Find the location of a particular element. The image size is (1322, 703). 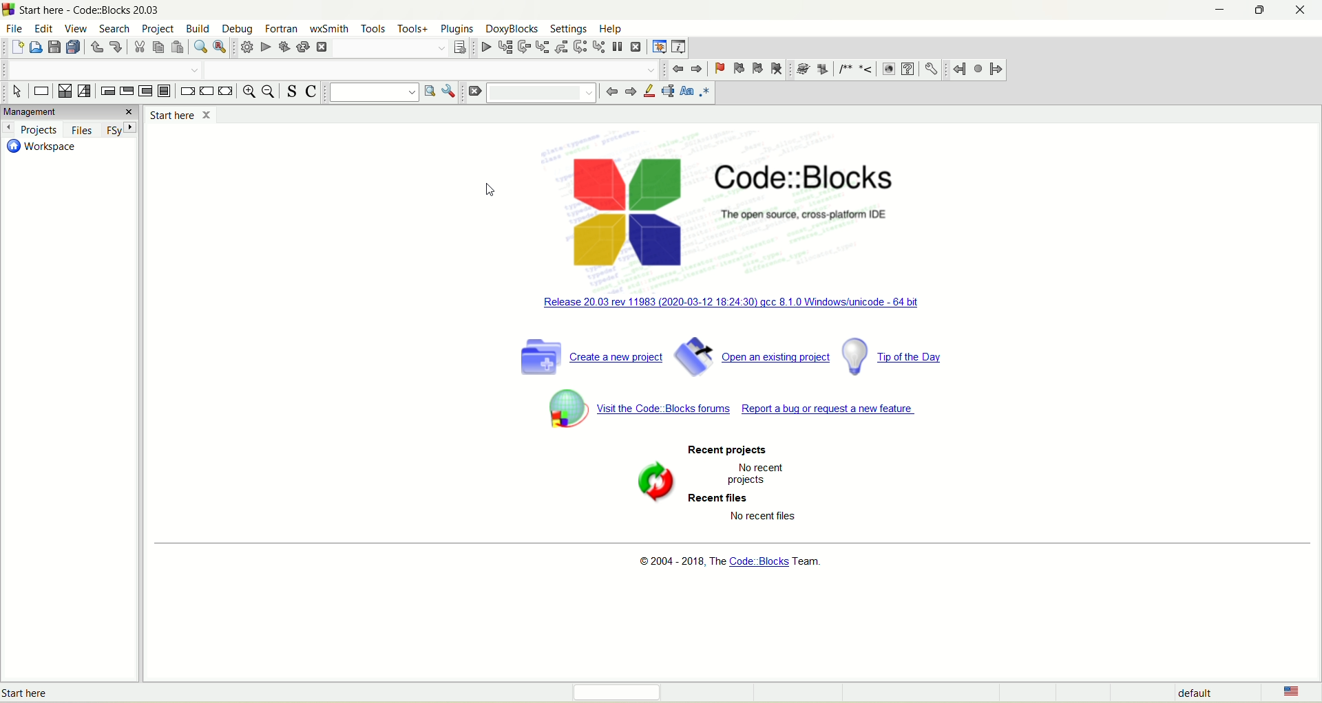

copy is located at coordinates (158, 47).